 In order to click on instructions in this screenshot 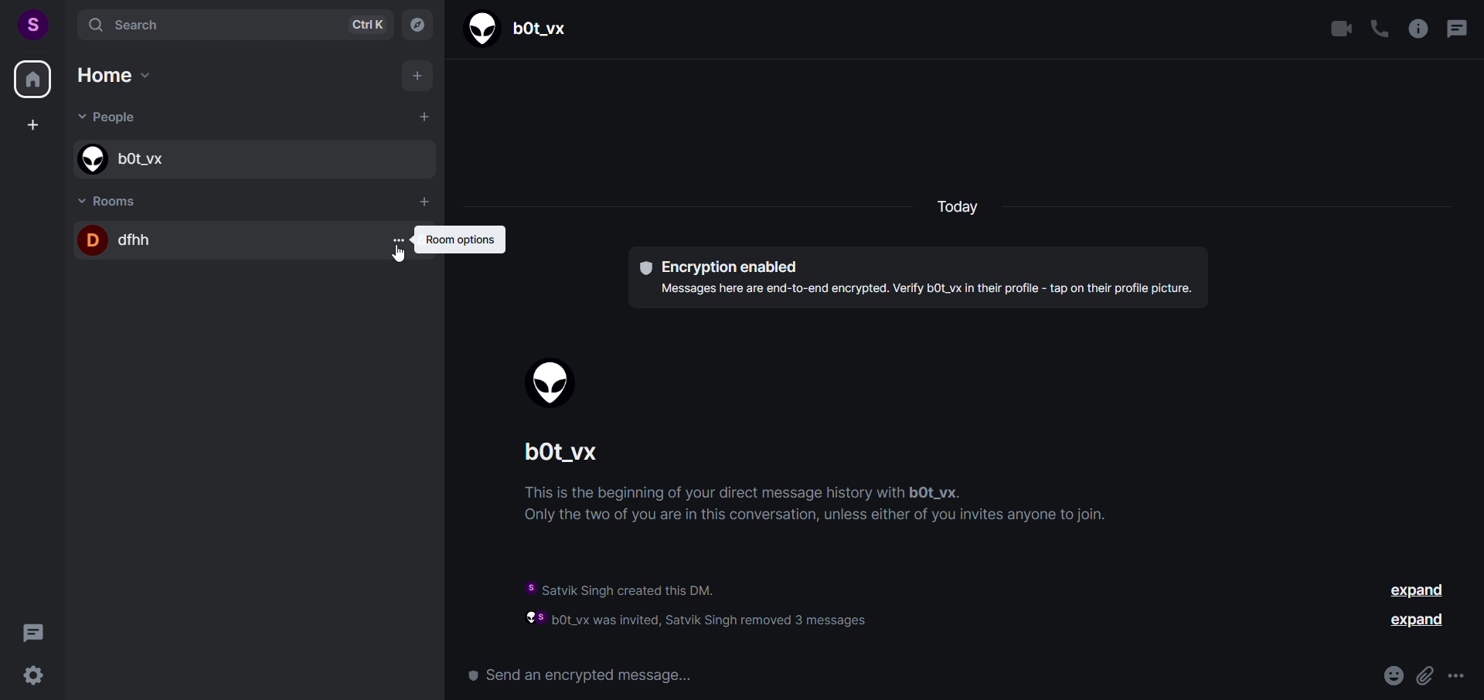, I will do `click(829, 508)`.